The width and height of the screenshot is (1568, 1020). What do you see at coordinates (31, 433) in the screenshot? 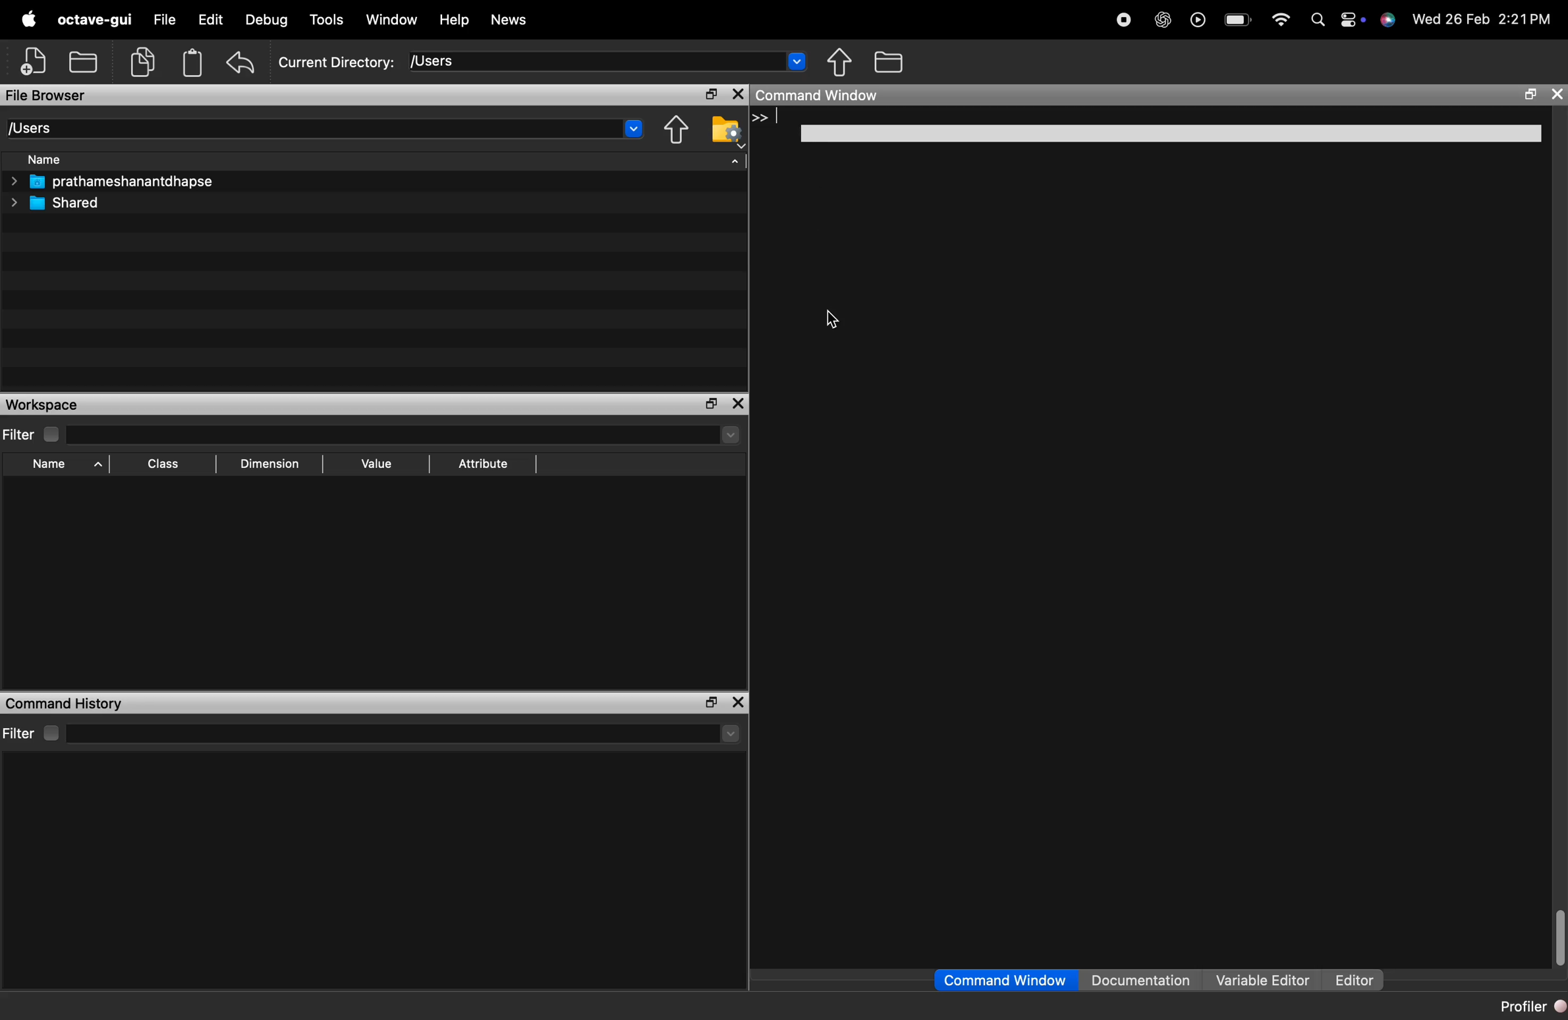
I see `Filter` at bounding box center [31, 433].